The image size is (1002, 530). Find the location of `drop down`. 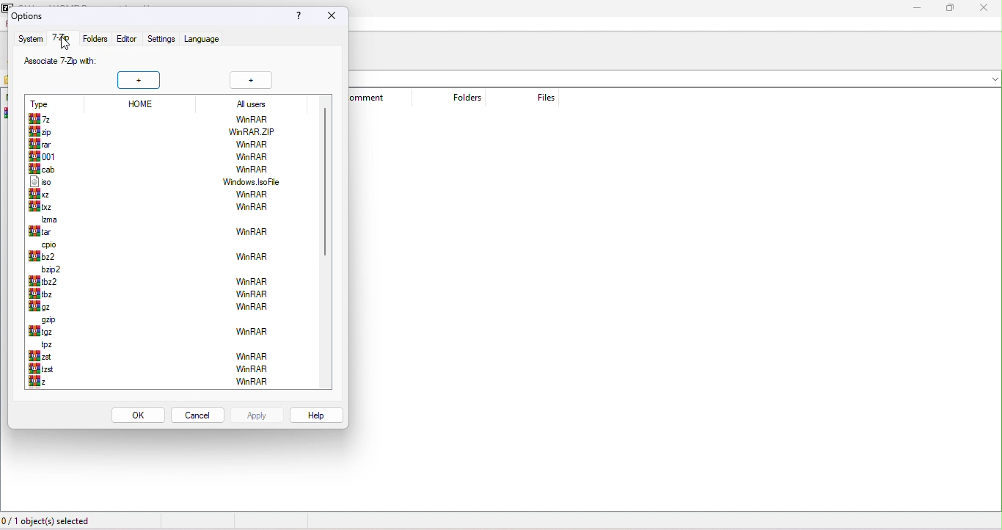

drop down is located at coordinates (991, 79).